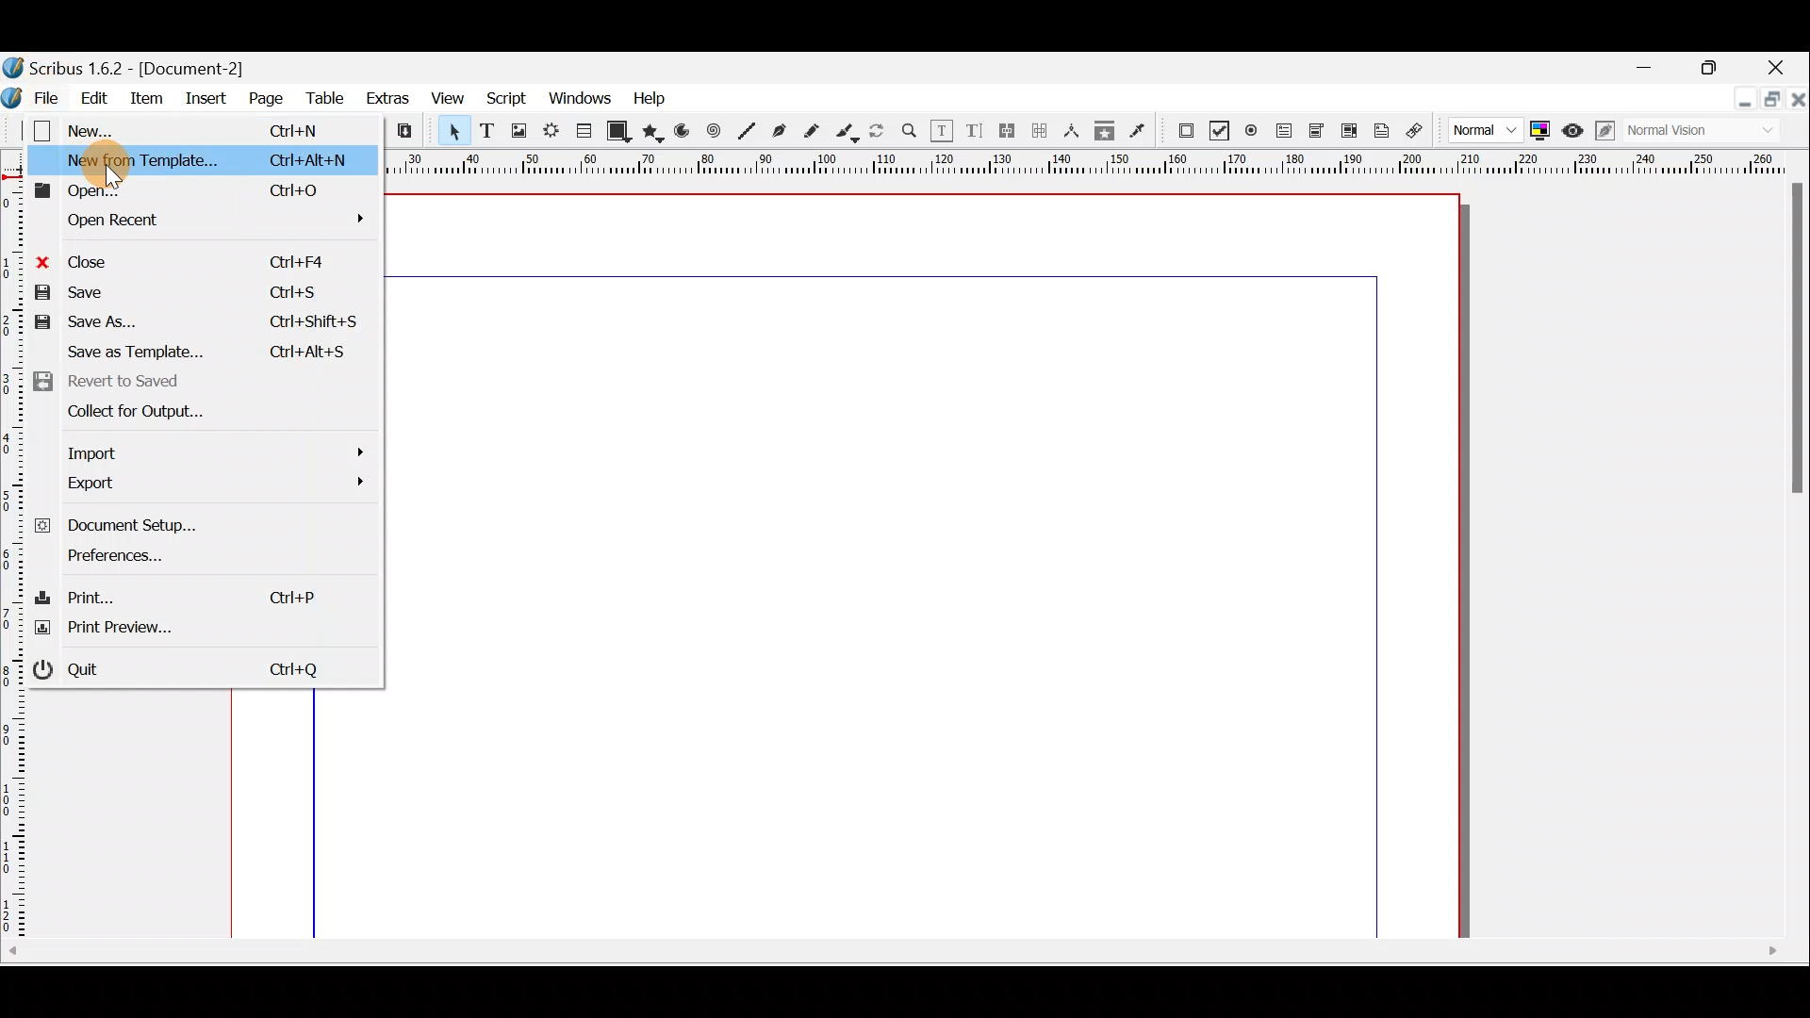  Describe the element at coordinates (446, 100) in the screenshot. I see `View` at that location.